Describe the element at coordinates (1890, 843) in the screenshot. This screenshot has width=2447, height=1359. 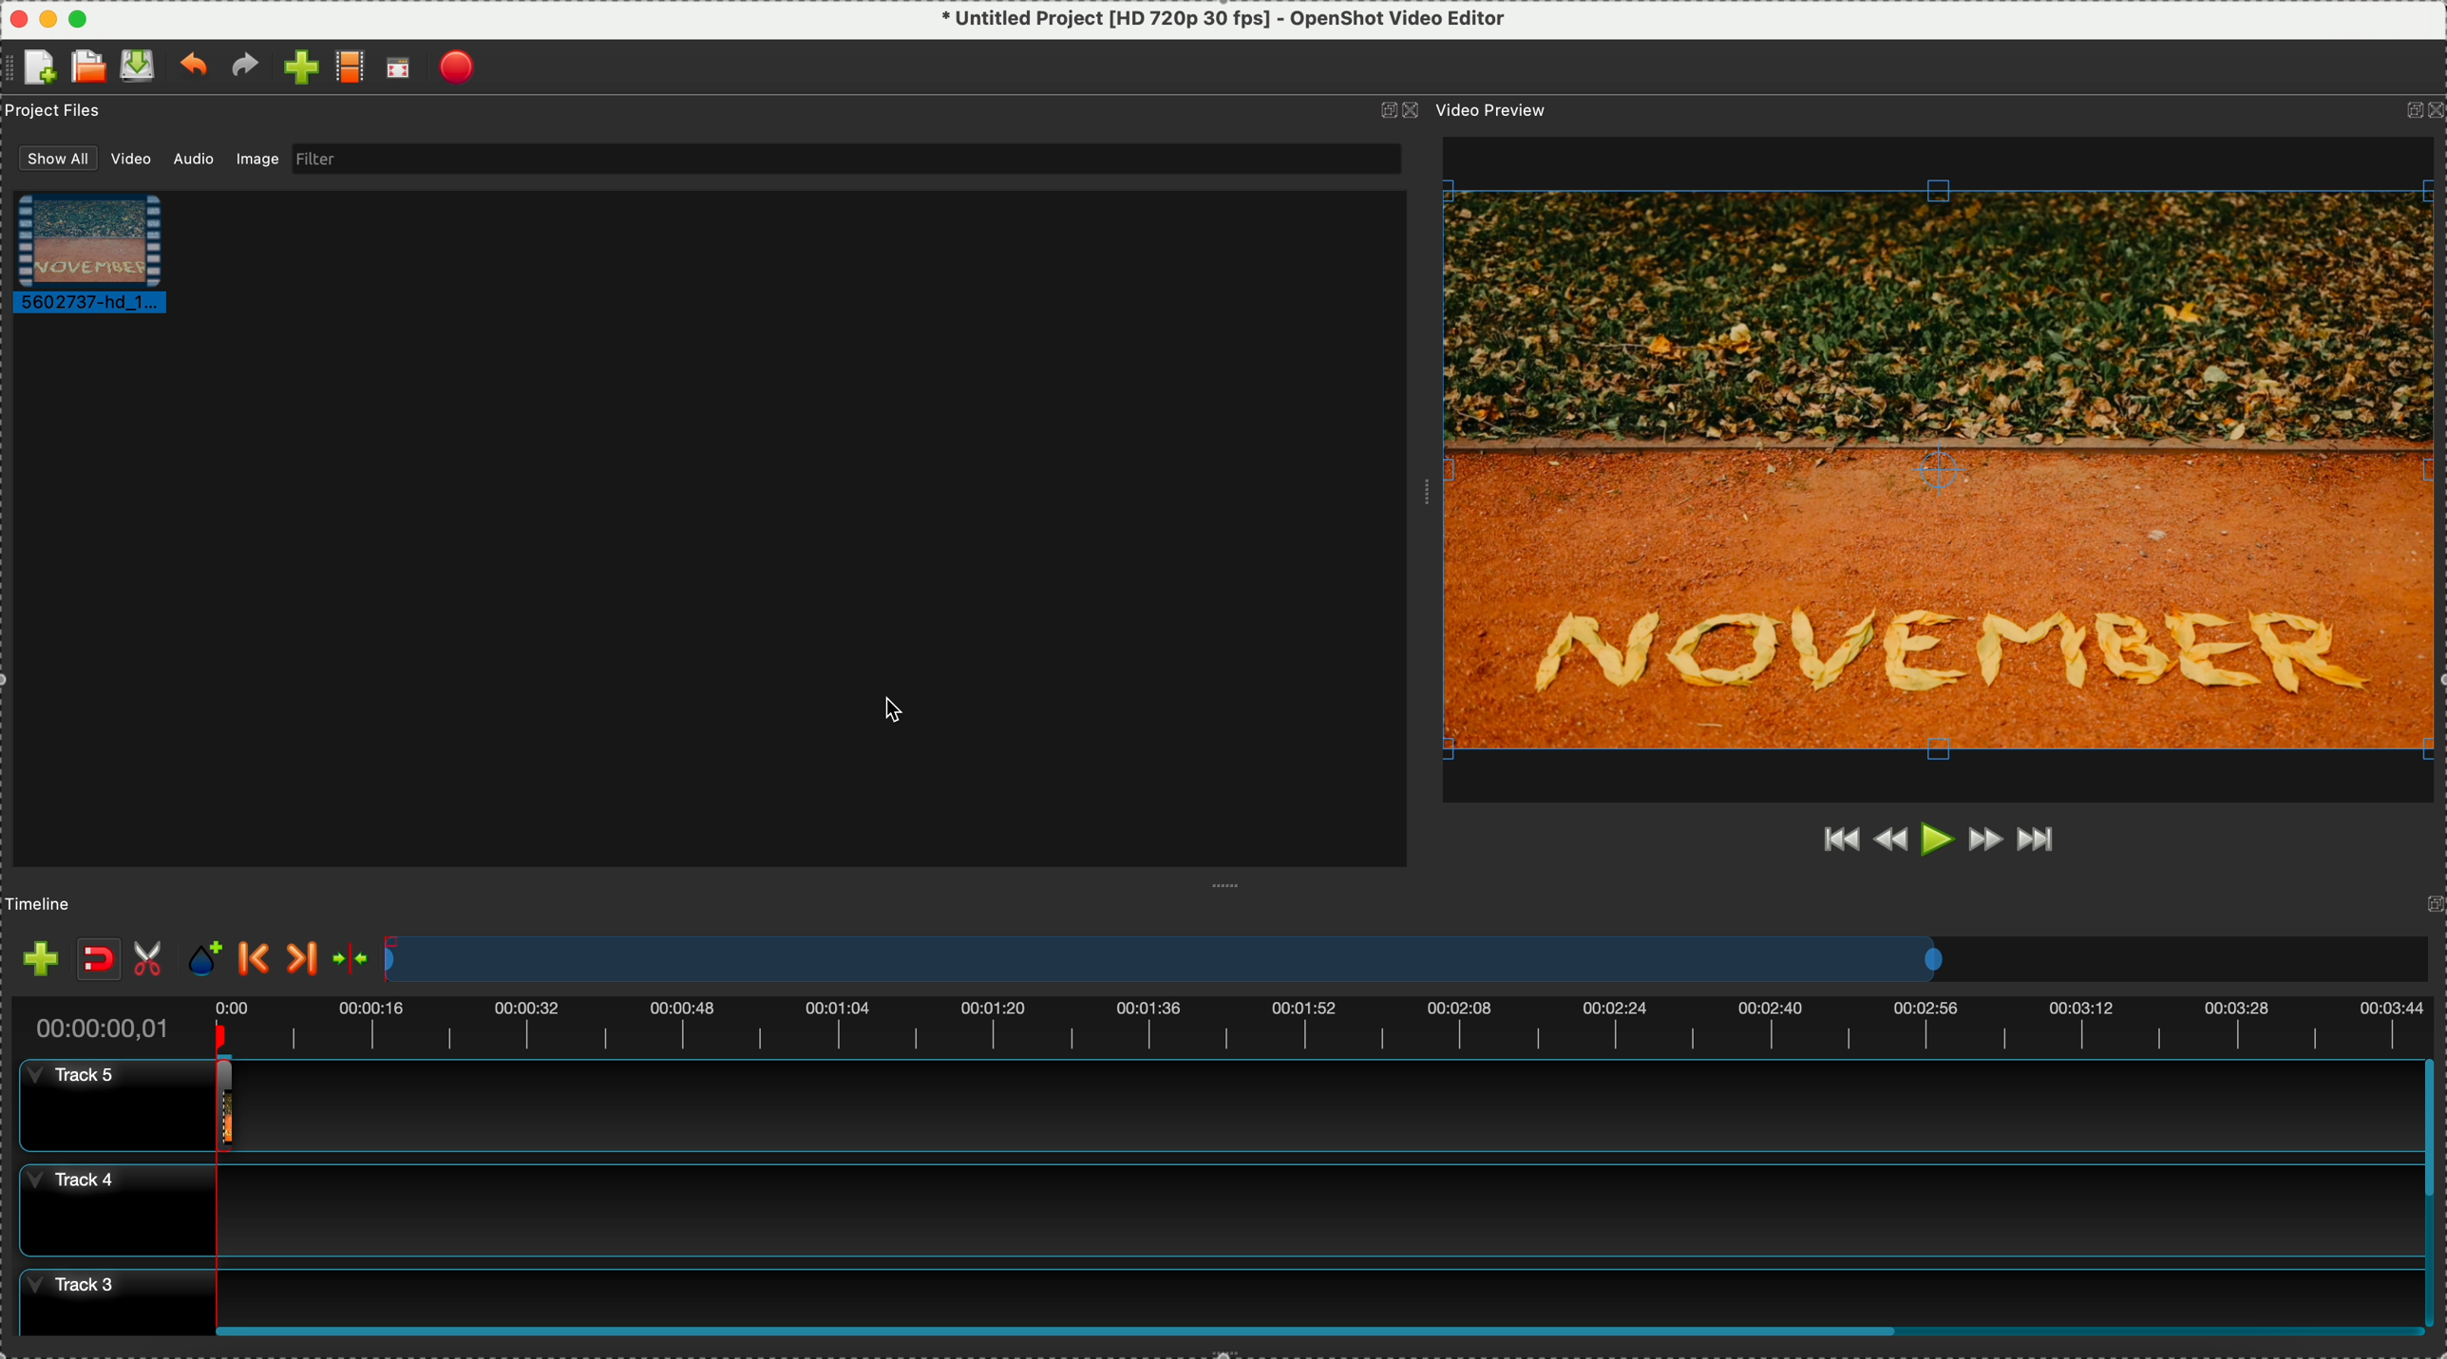
I see `rewind` at that location.